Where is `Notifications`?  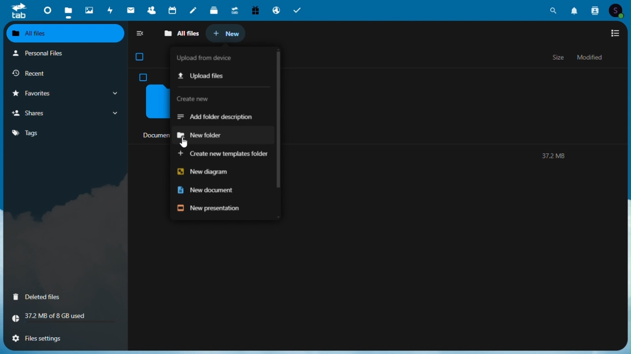
Notifications is located at coordinates (575, 10).